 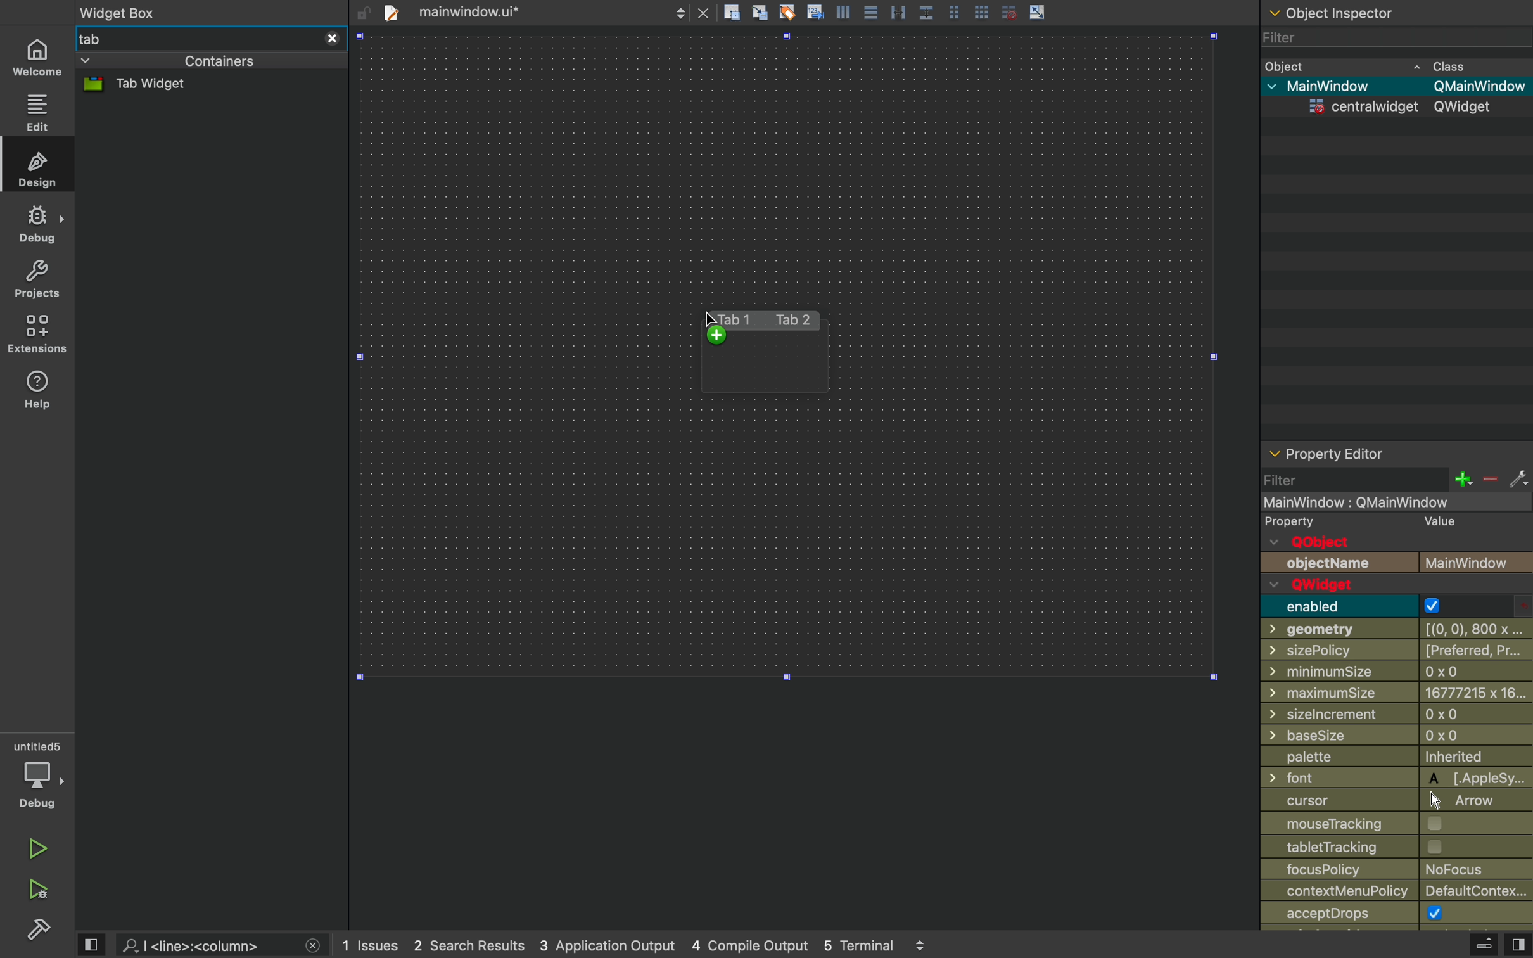 I want to click on help, so click(x=37, y=391).